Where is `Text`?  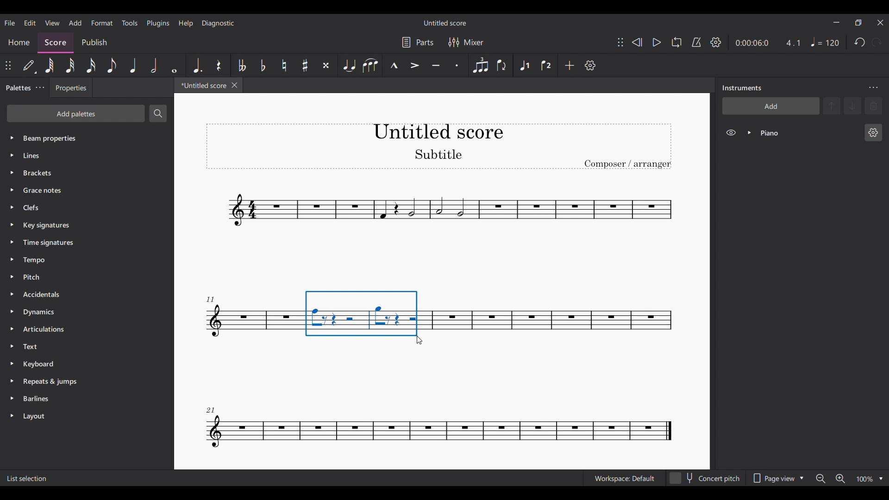 Text is located at coordinates (79, 346).